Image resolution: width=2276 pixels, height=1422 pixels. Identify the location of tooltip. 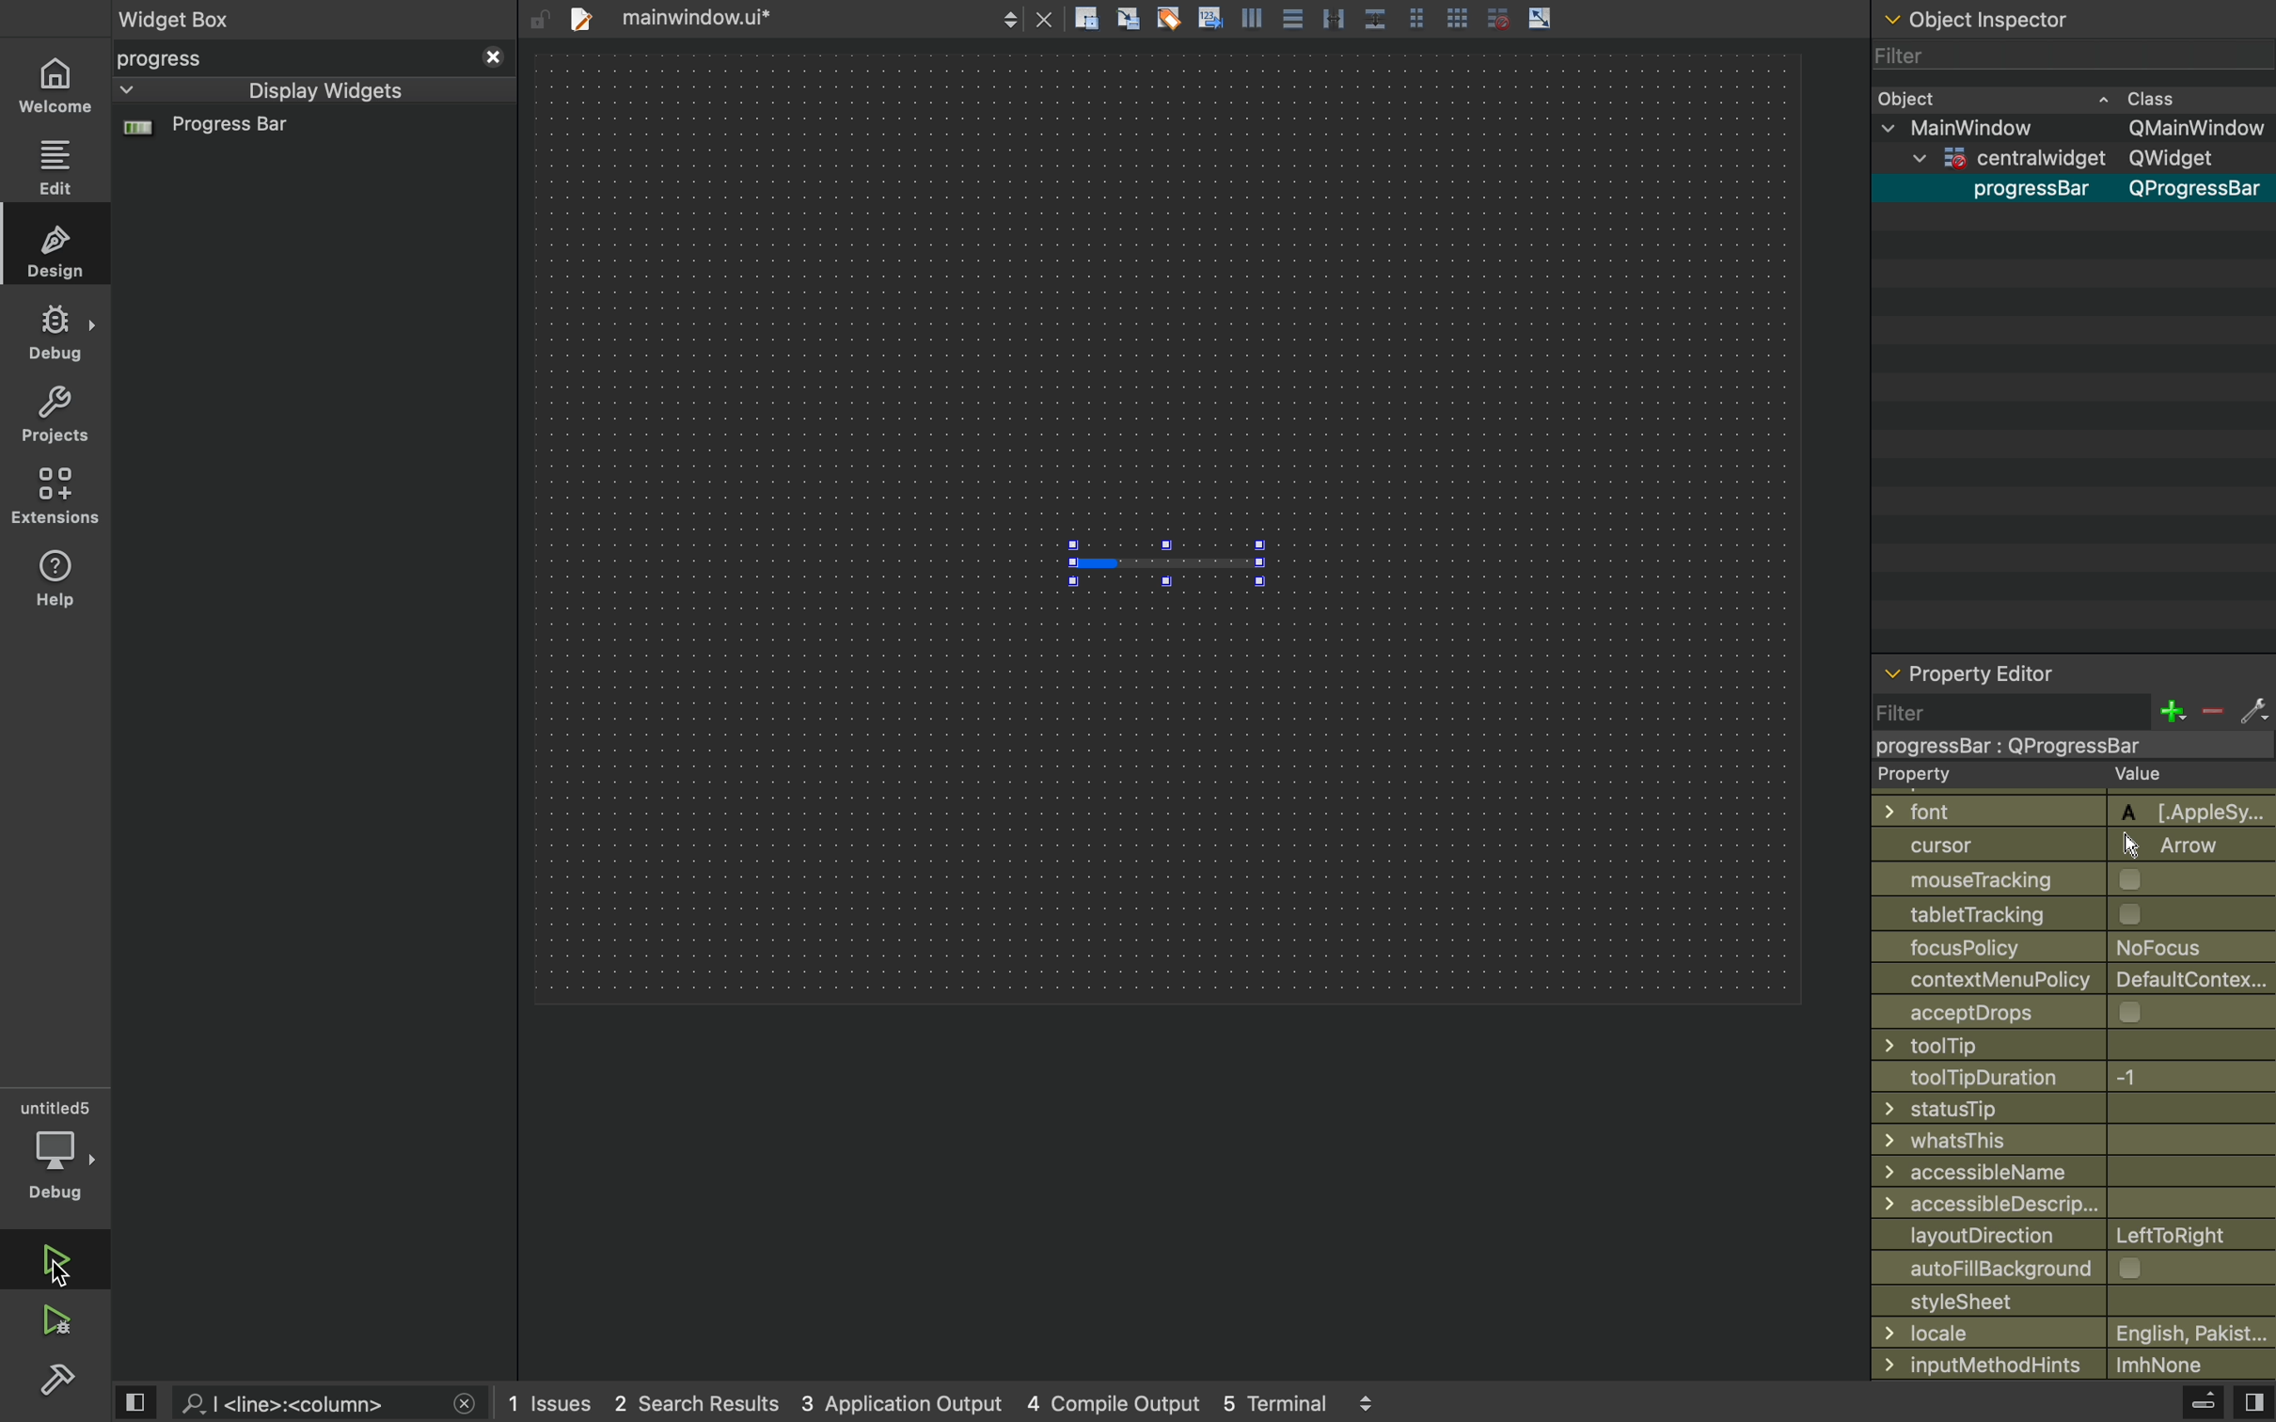
(2055, 1045).